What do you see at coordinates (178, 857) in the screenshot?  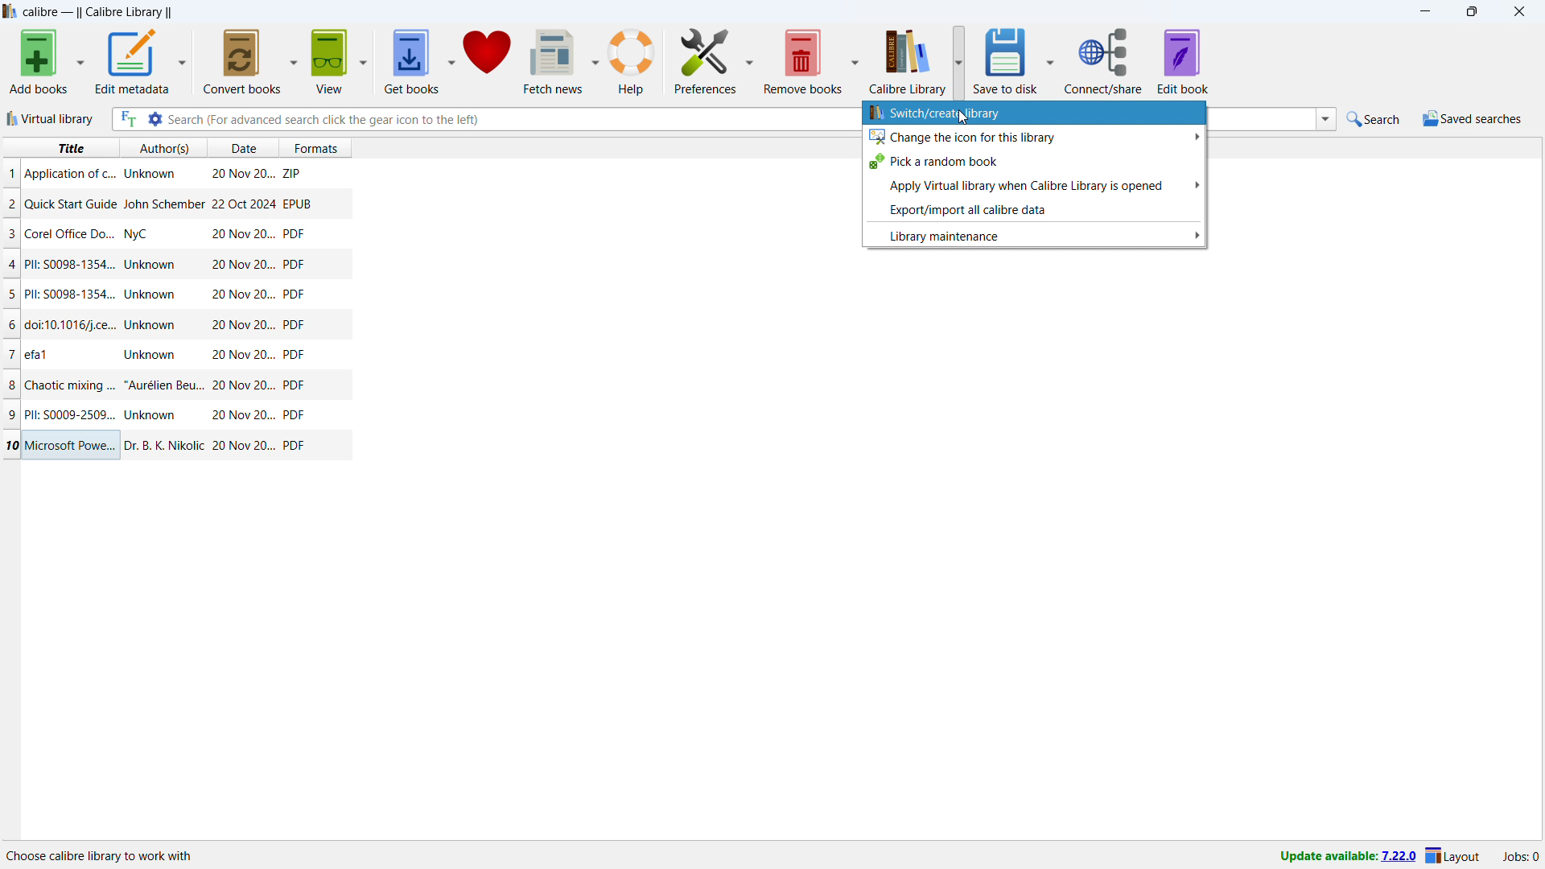 I see `Location` at bounding box center [178, 857].